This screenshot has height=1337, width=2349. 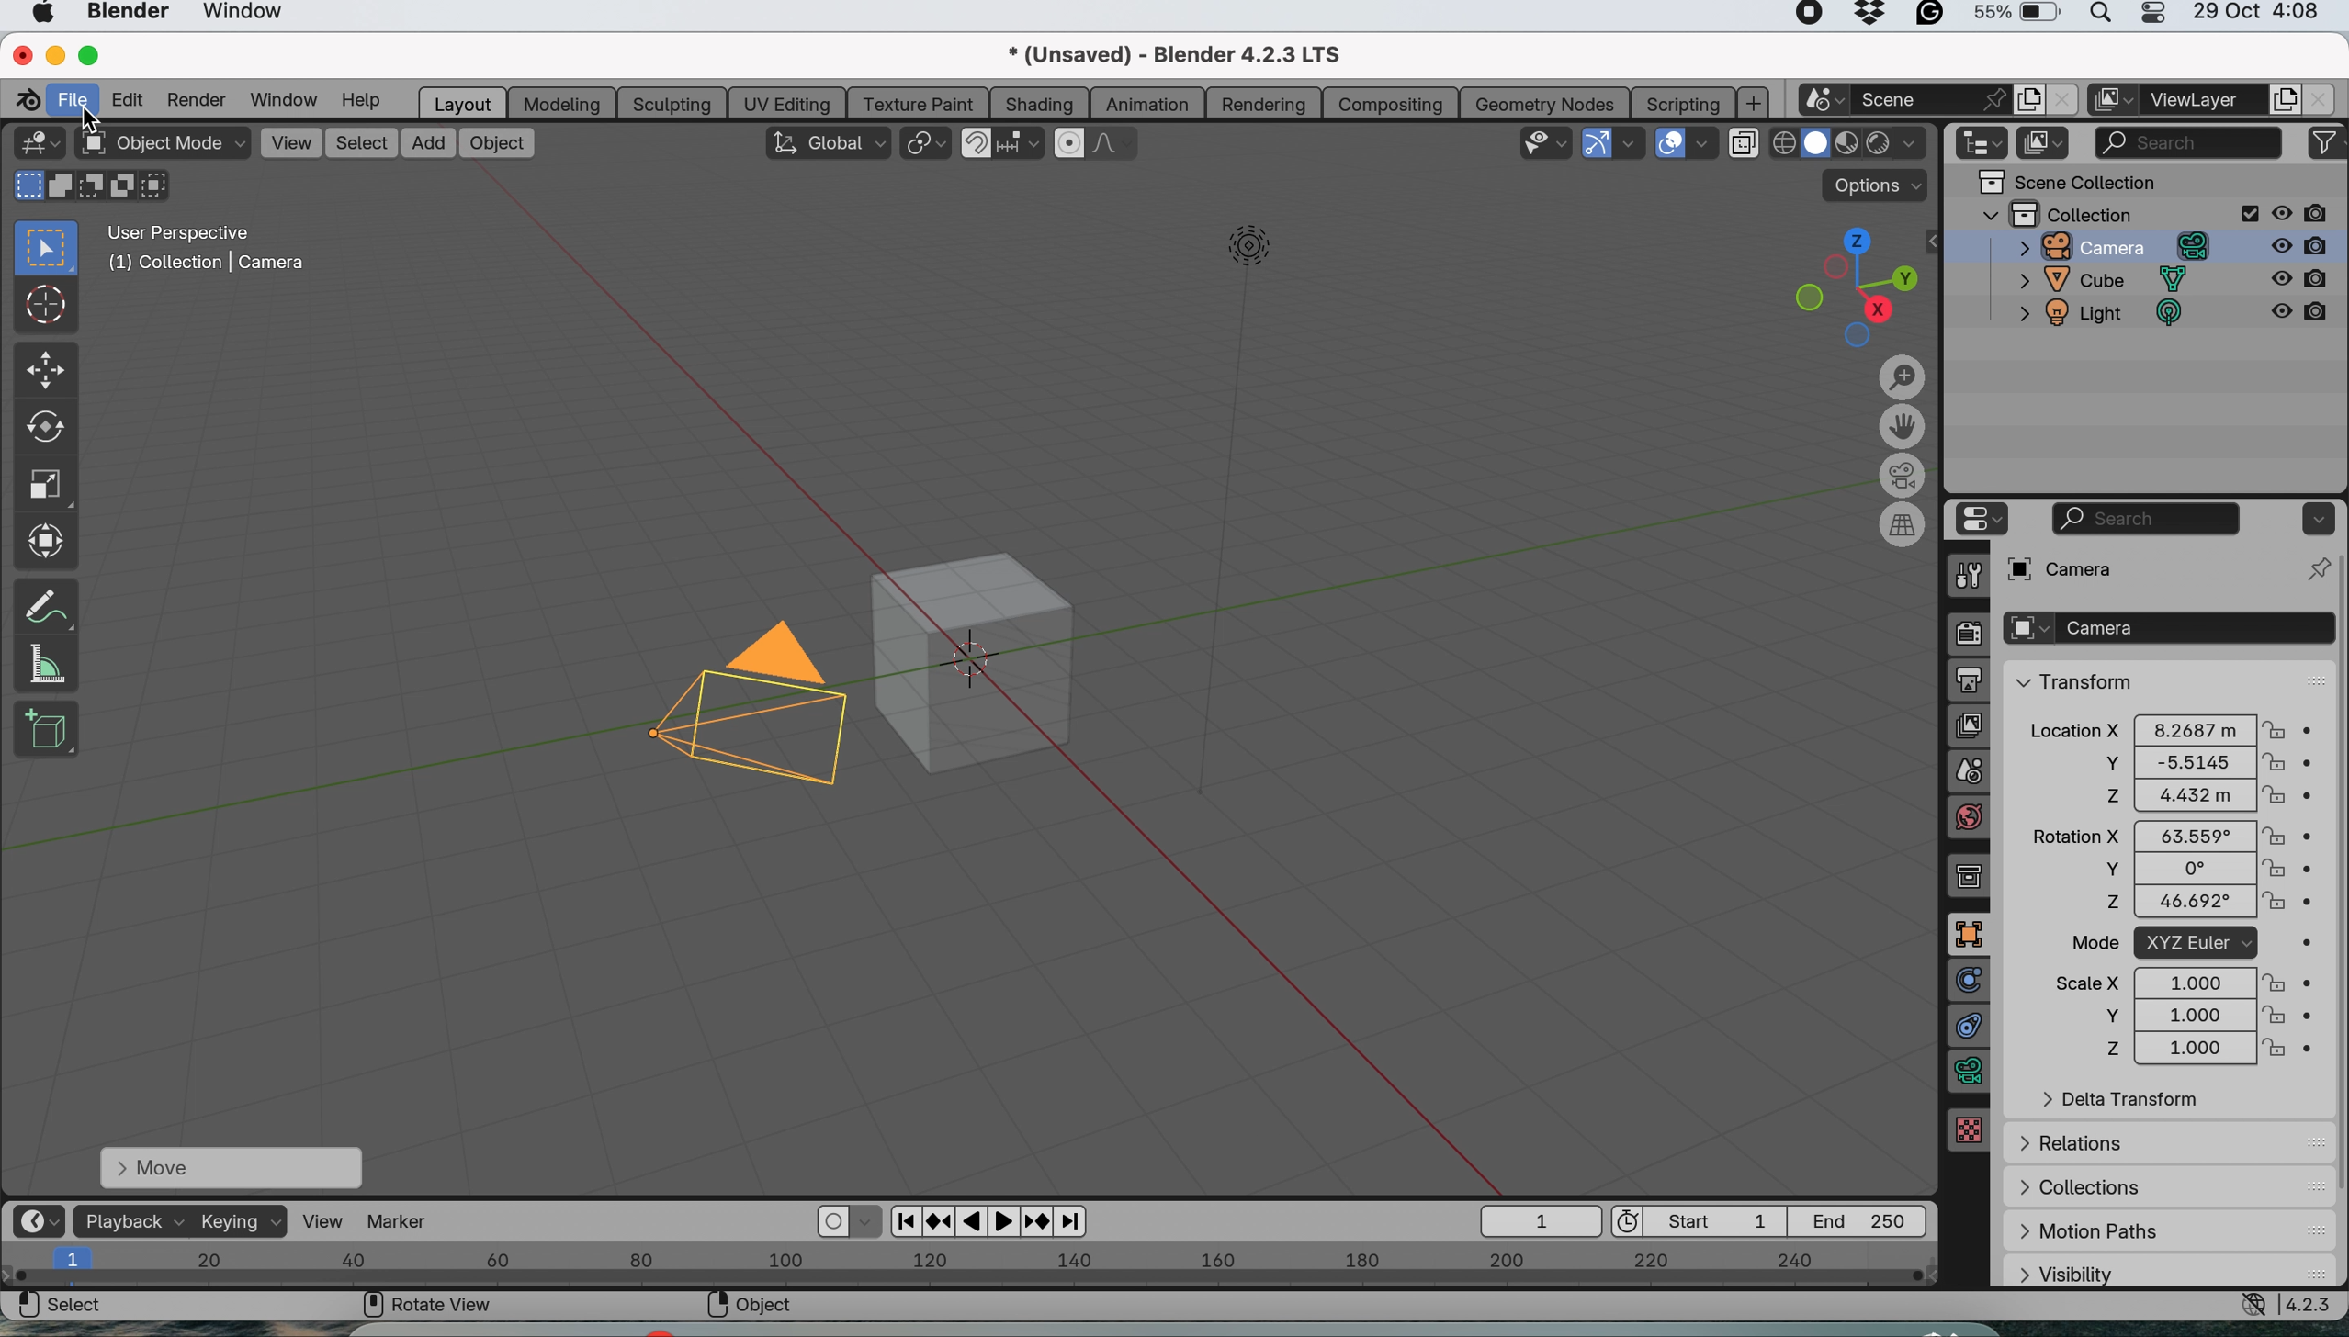 I want to click on help, so click(x=369, y=100).